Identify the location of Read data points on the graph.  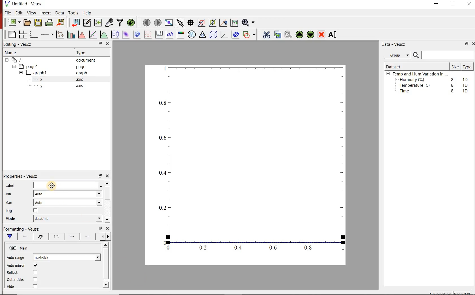
(191, 23).